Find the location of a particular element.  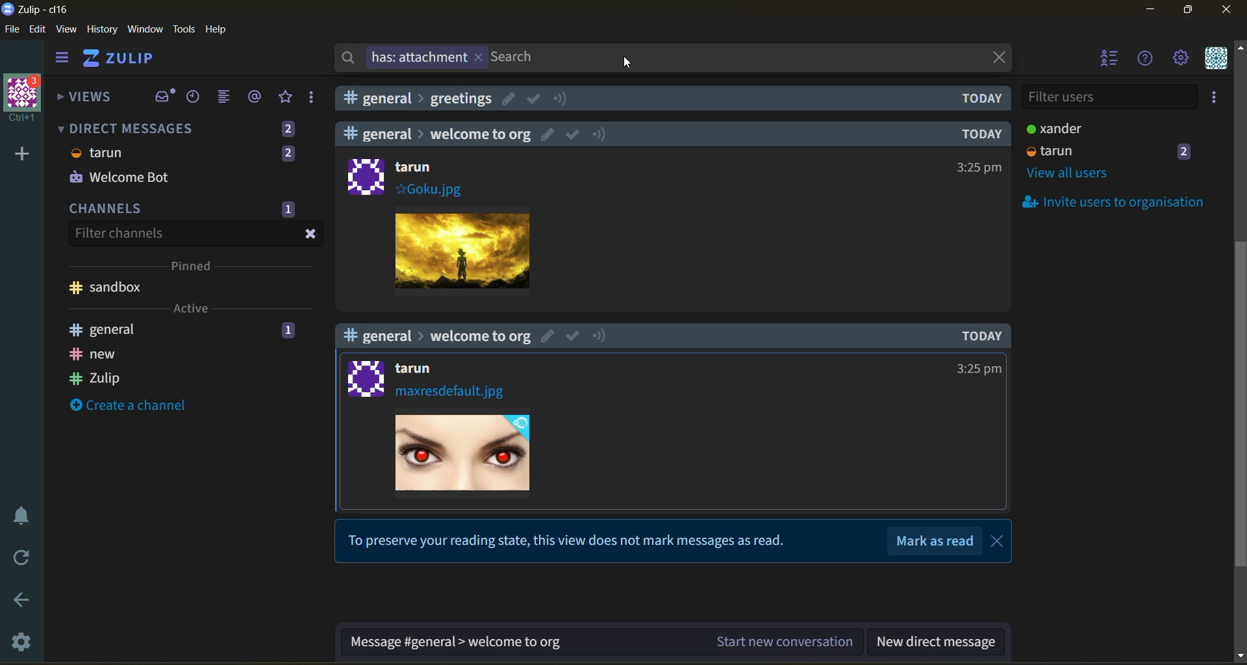

mark is located at coordinates (534, 99).